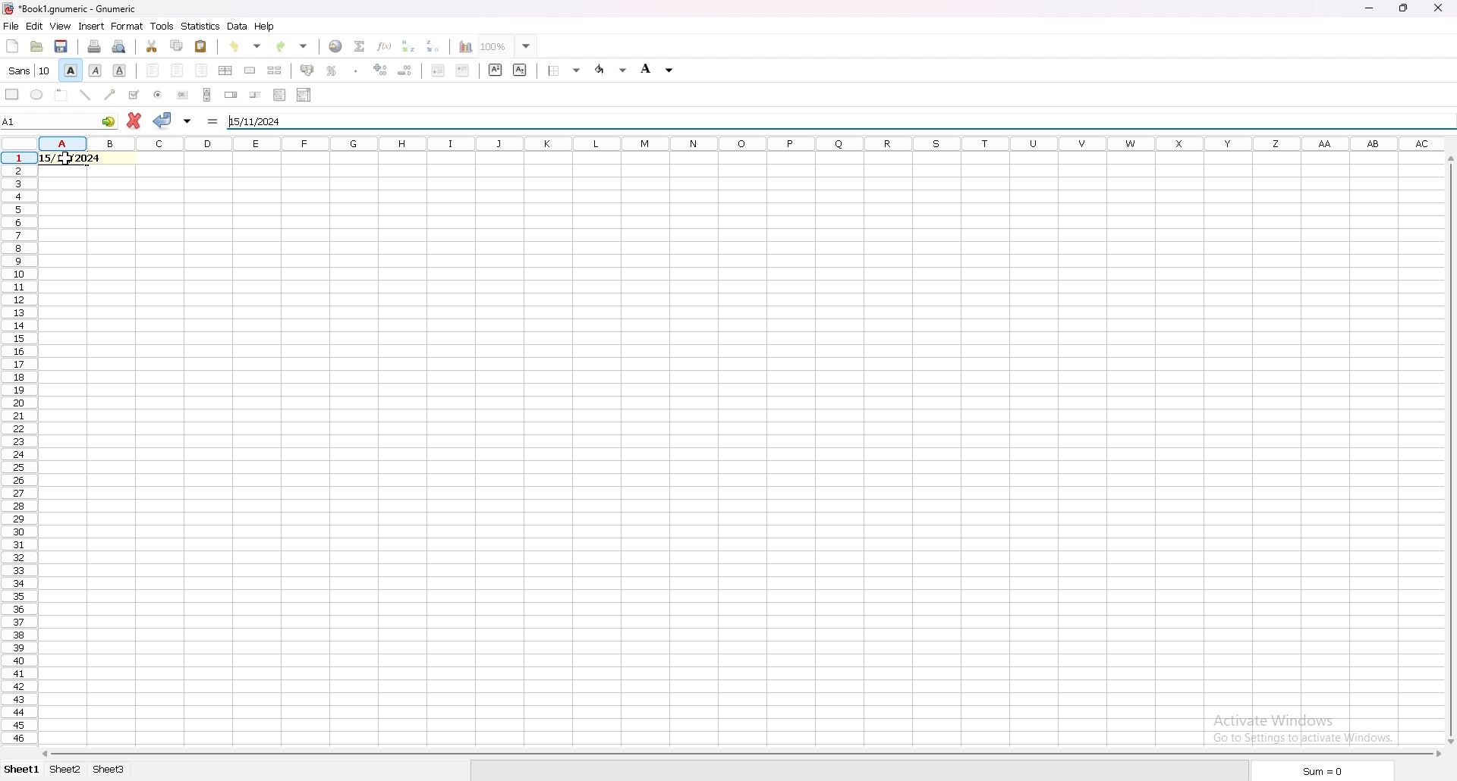 The width and height of the screenshot is (1457, 781). Describe the element at coordinates (1321, 770) in the screenshot. I see `sum` at that location.